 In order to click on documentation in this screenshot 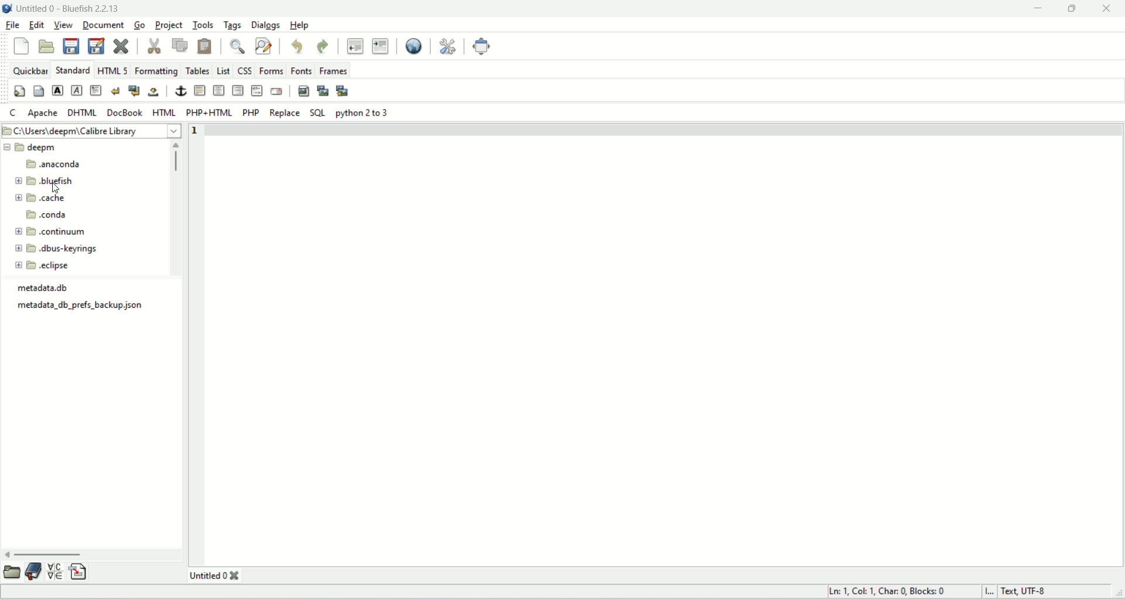, I will do `click(35, 571)`.